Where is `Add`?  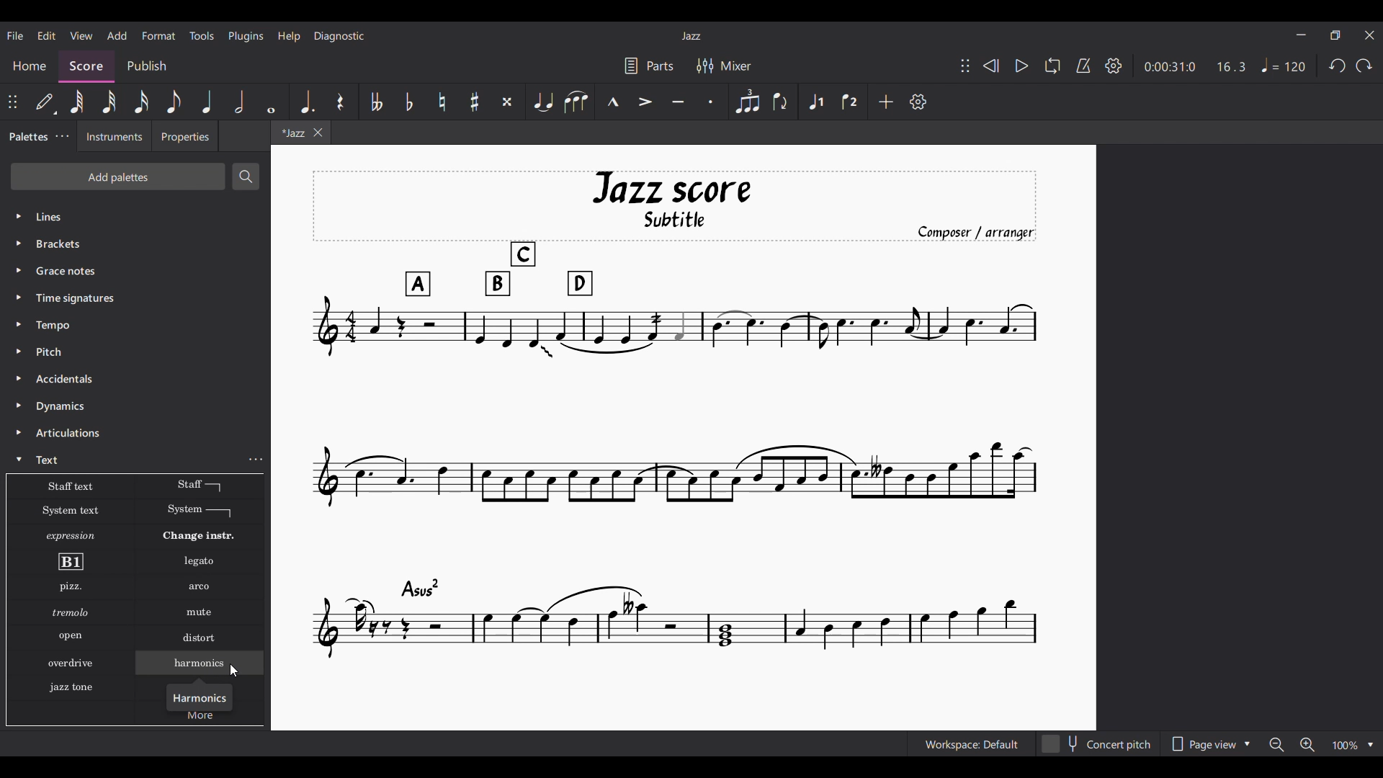 Add is located at coordinates (886, 102).